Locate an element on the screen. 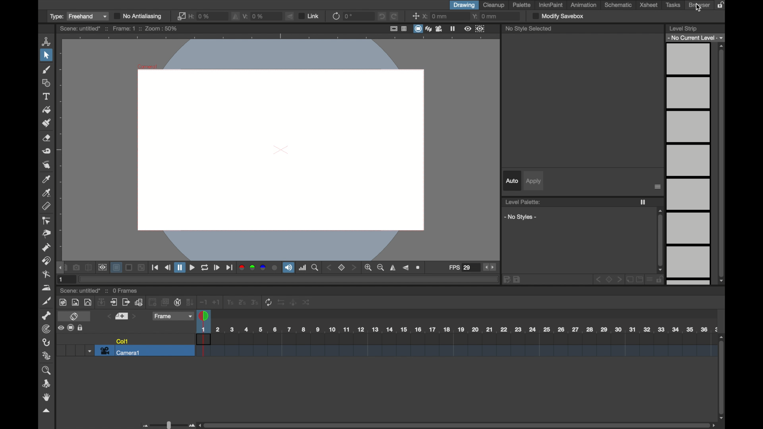 This screenshot has height=429, width=763. blue is located at coordinates (263, 267).